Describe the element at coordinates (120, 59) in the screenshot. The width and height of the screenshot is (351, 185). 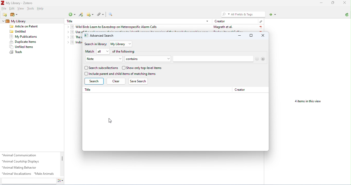
I see `drop-down` at that location.